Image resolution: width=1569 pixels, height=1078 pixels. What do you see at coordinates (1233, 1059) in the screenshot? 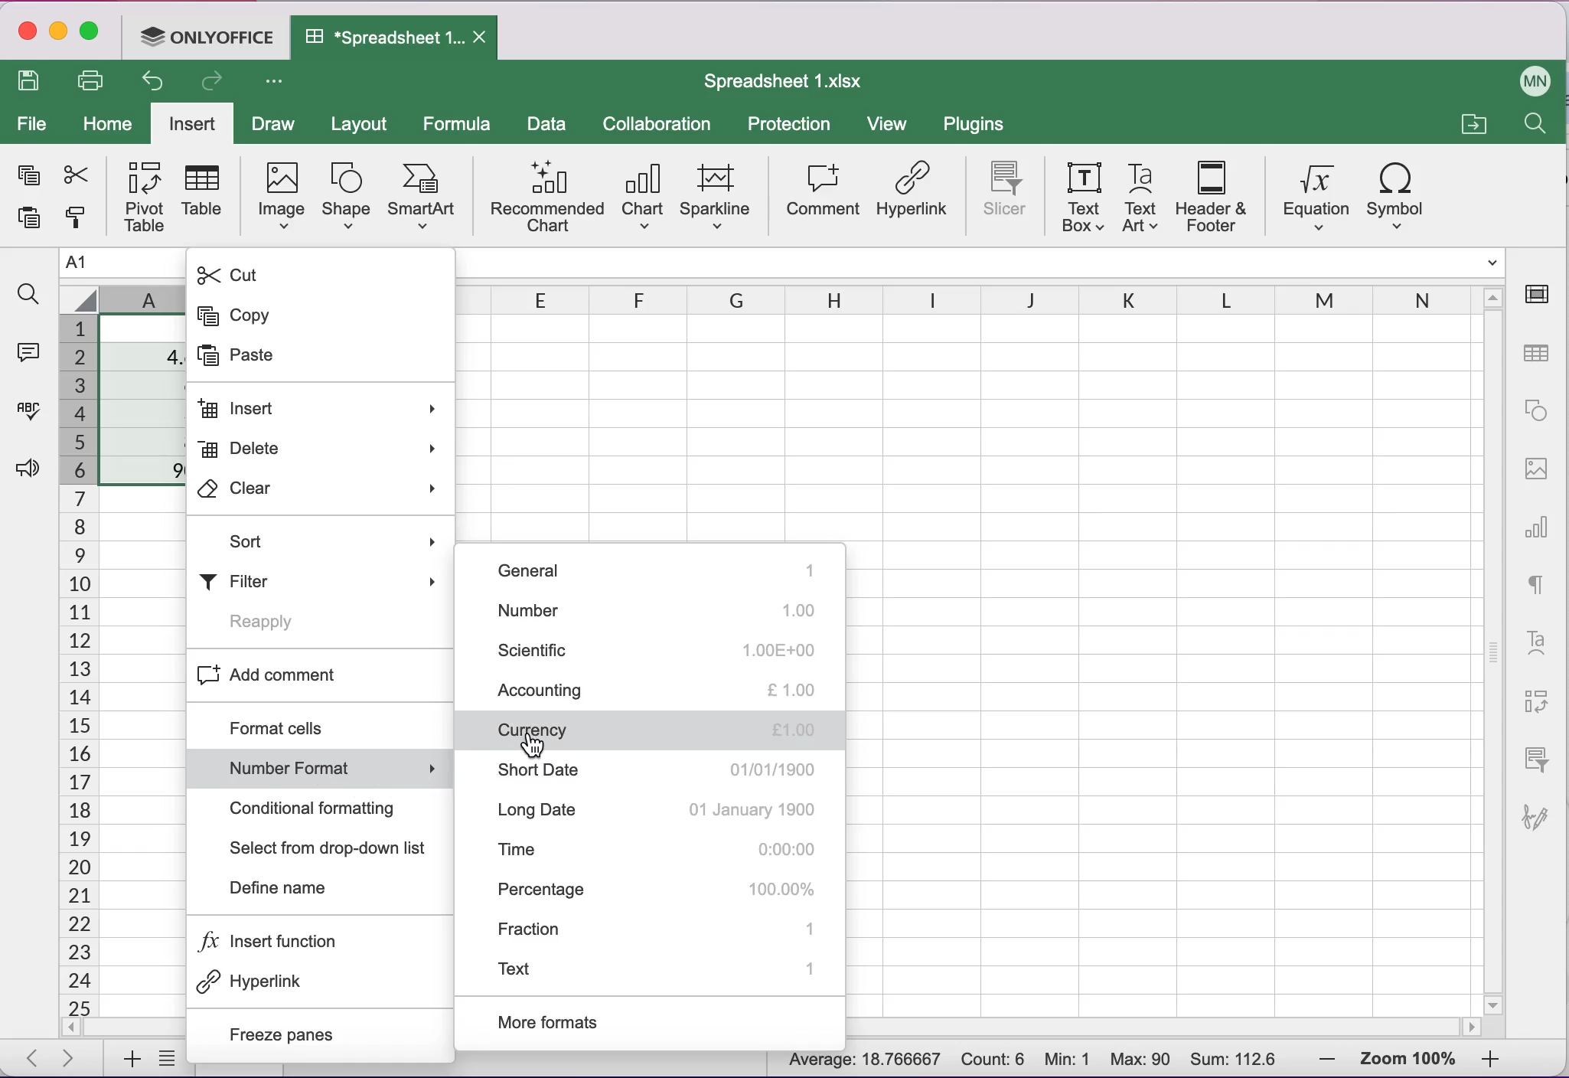
I see `Sum: 112.6` at bounding box center [1233, 1059].